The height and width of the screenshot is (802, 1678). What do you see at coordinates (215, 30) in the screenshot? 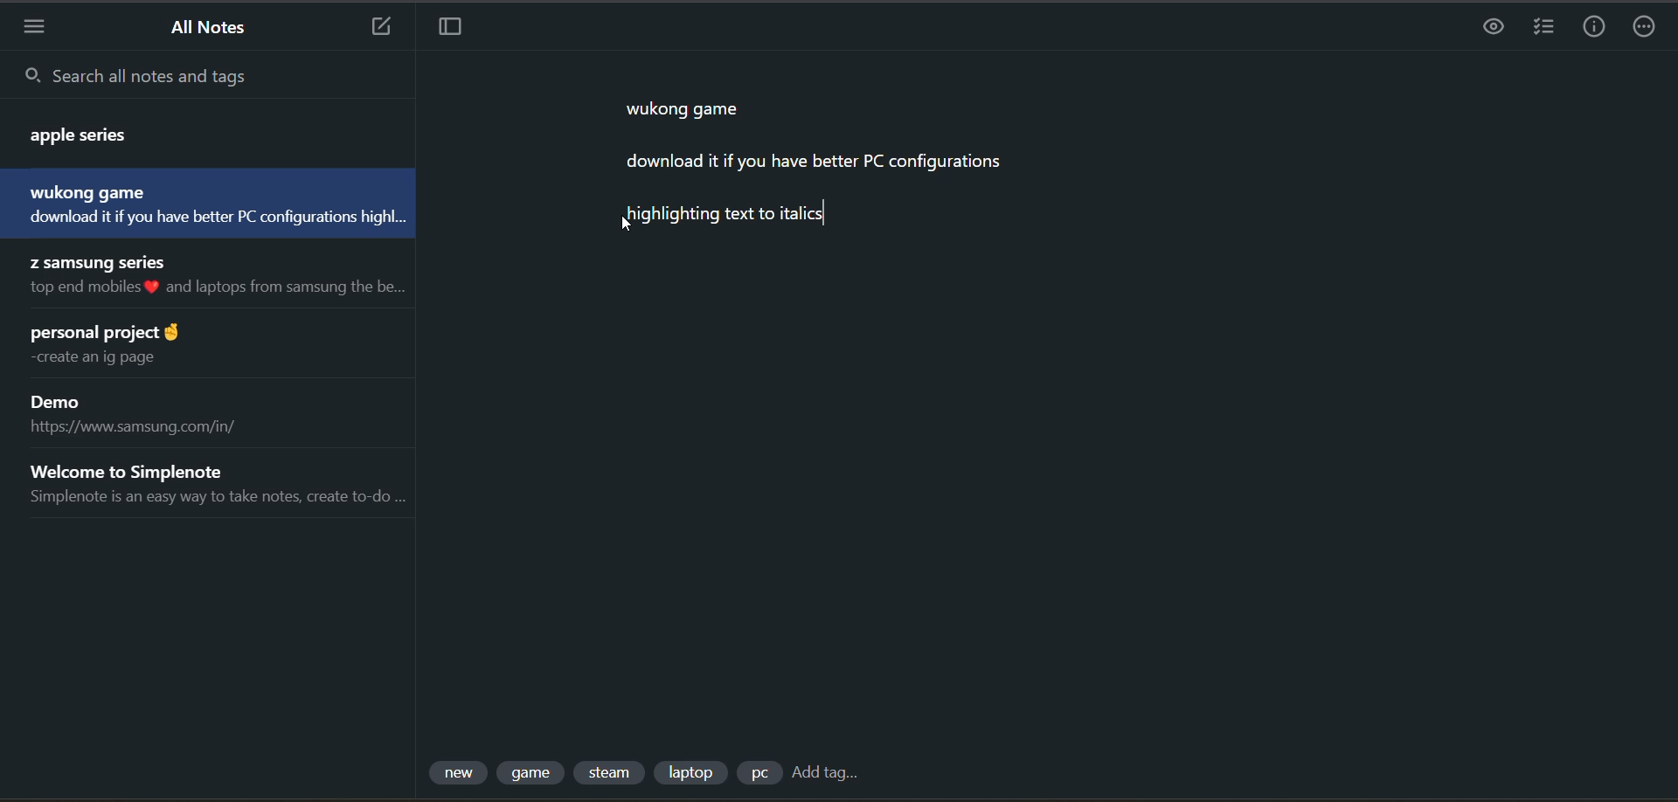
I see `all notes` at bounding box center [215, 30].